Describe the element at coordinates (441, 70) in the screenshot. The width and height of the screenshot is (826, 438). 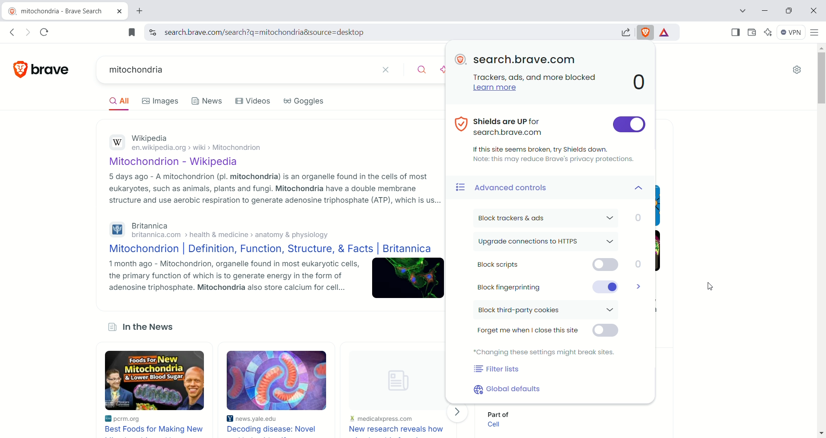
I see `search with AI` at that location.